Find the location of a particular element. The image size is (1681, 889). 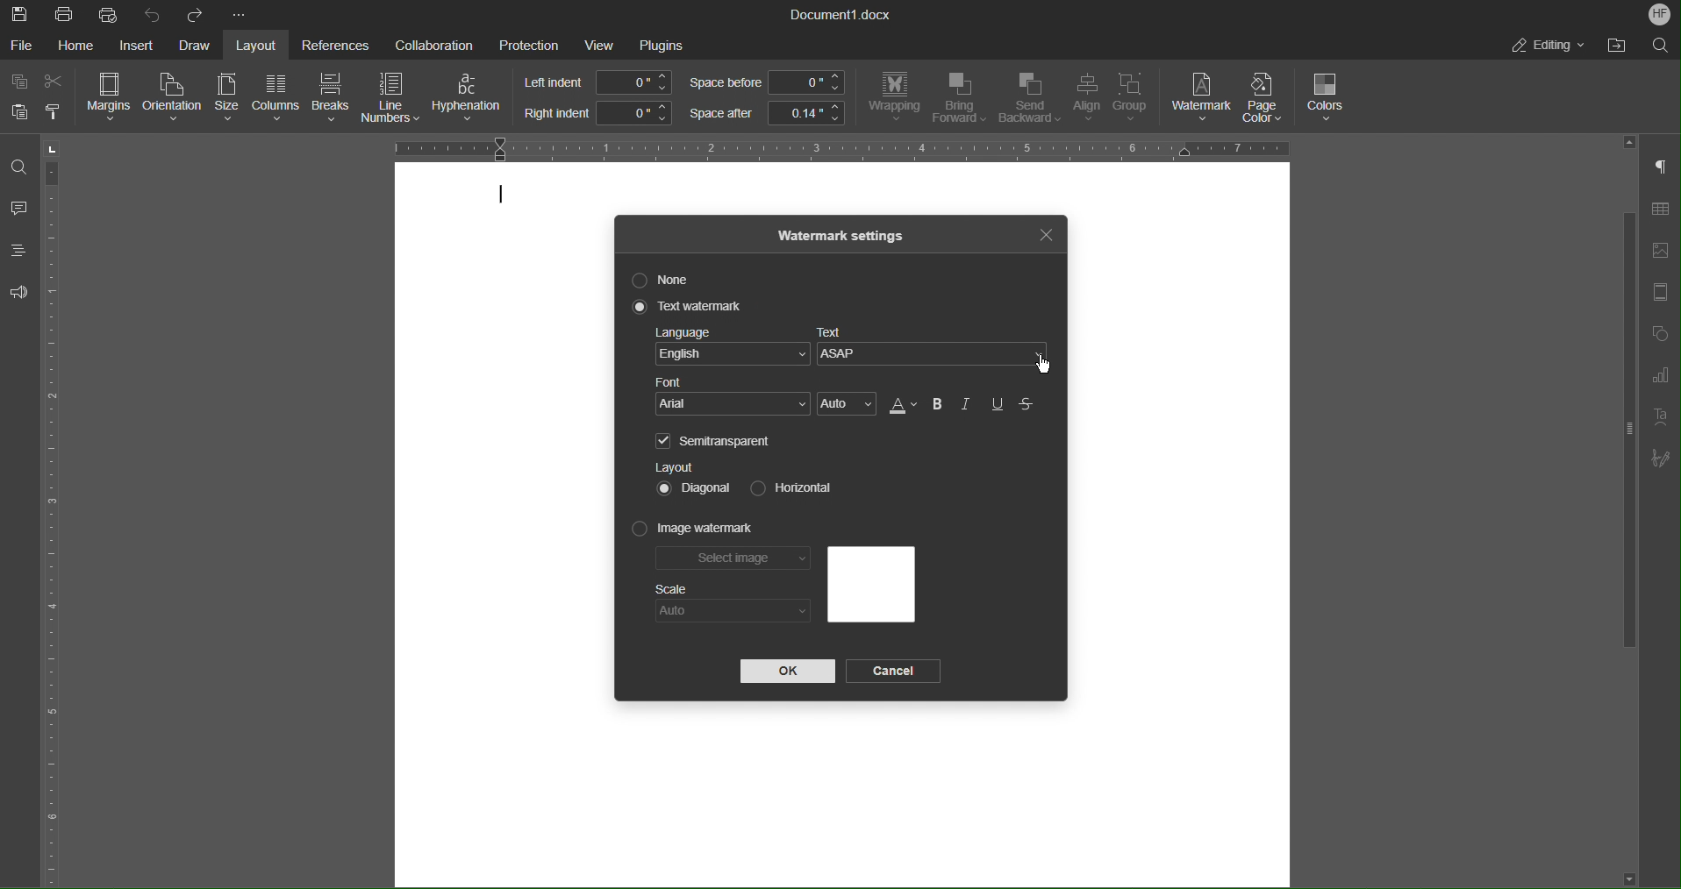

Space before is located at coordinates (766, 83).